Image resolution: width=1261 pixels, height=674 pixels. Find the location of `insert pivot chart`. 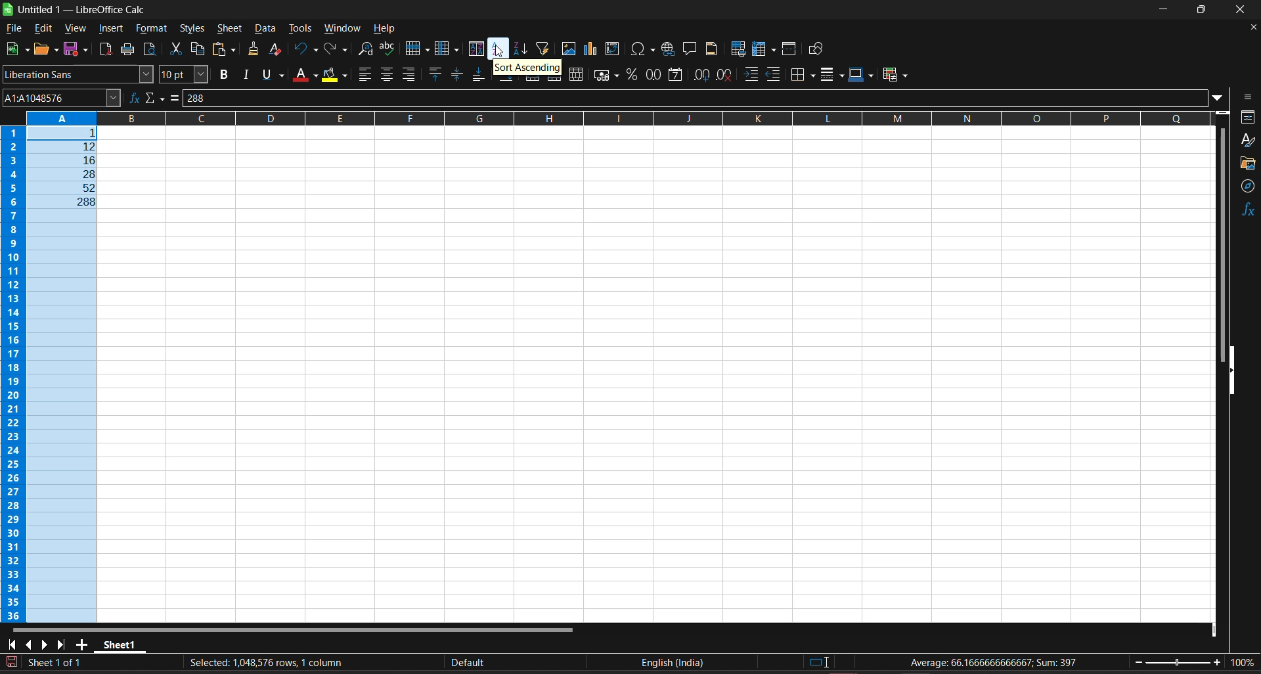

insert pivot chart is located at coordinates (590, 50).